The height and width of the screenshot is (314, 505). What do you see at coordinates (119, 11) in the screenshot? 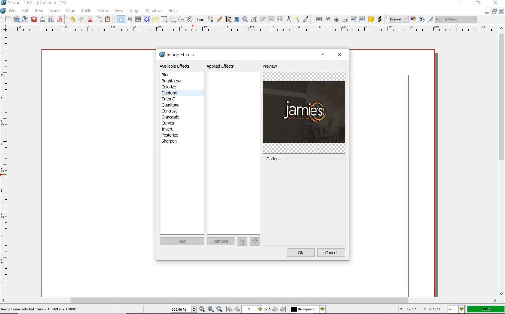
I see `view` at bounding box center [119, 11].